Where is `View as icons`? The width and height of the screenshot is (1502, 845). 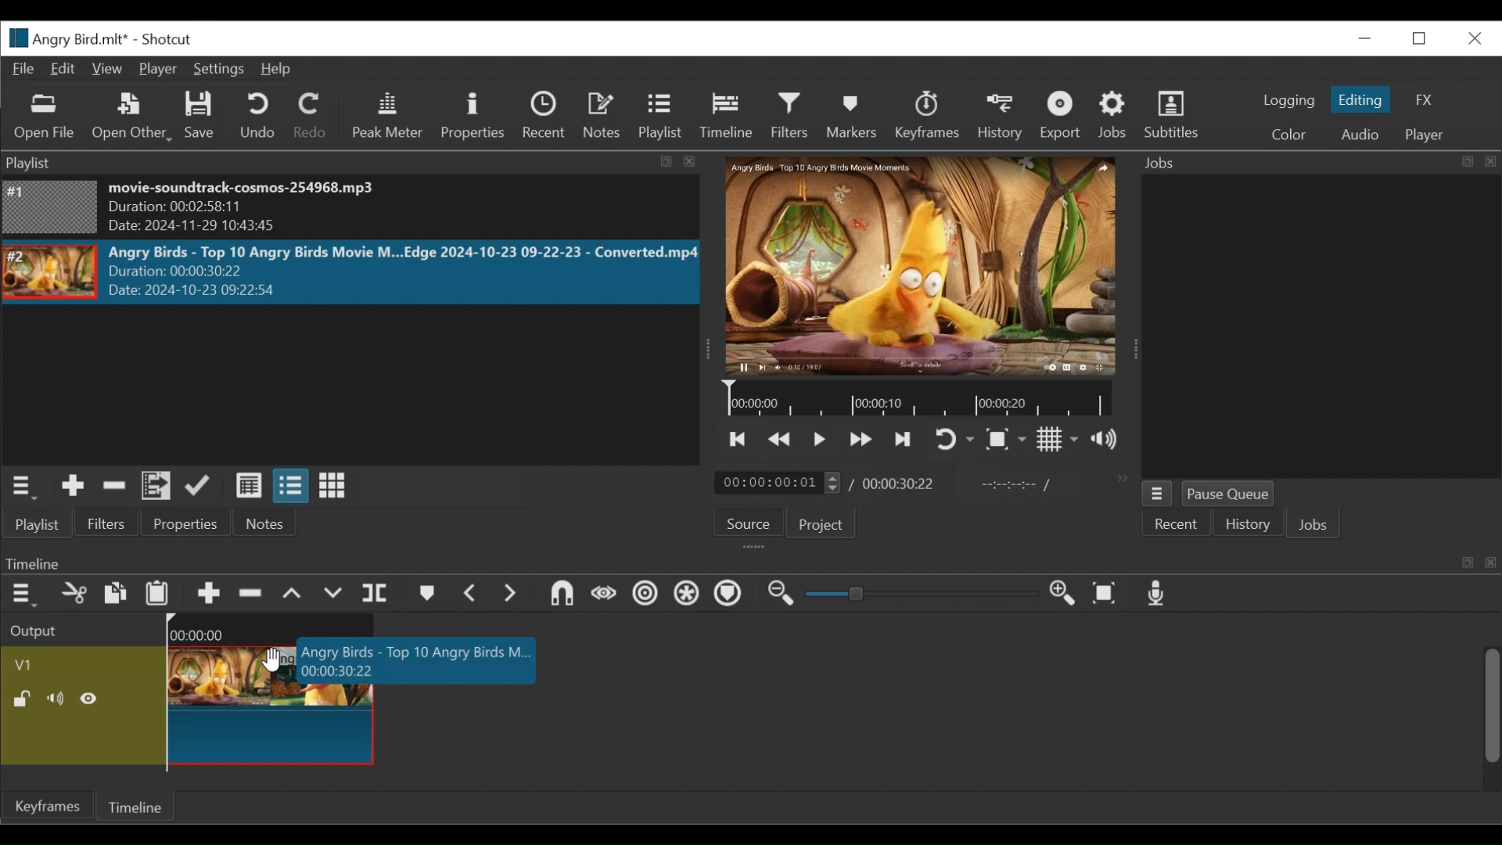
View as icons is located at coordinates (332, 486).